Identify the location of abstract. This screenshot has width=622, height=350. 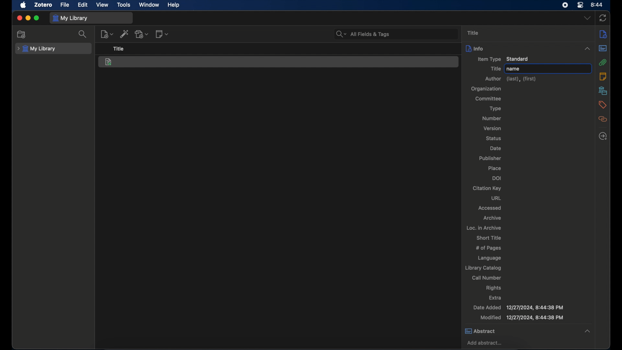
(519, 332).